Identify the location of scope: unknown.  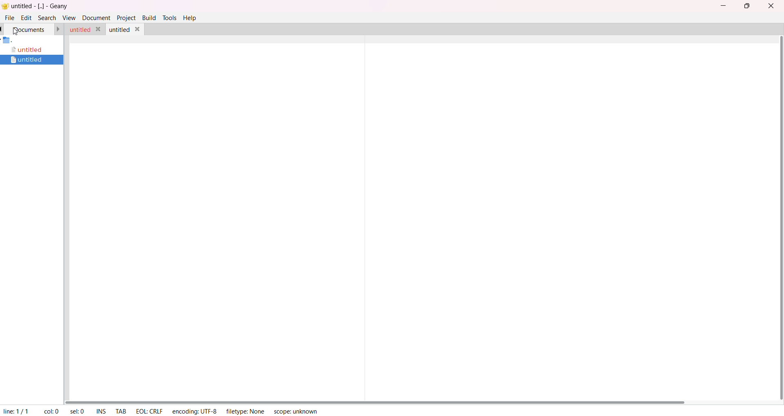
(296, 411).